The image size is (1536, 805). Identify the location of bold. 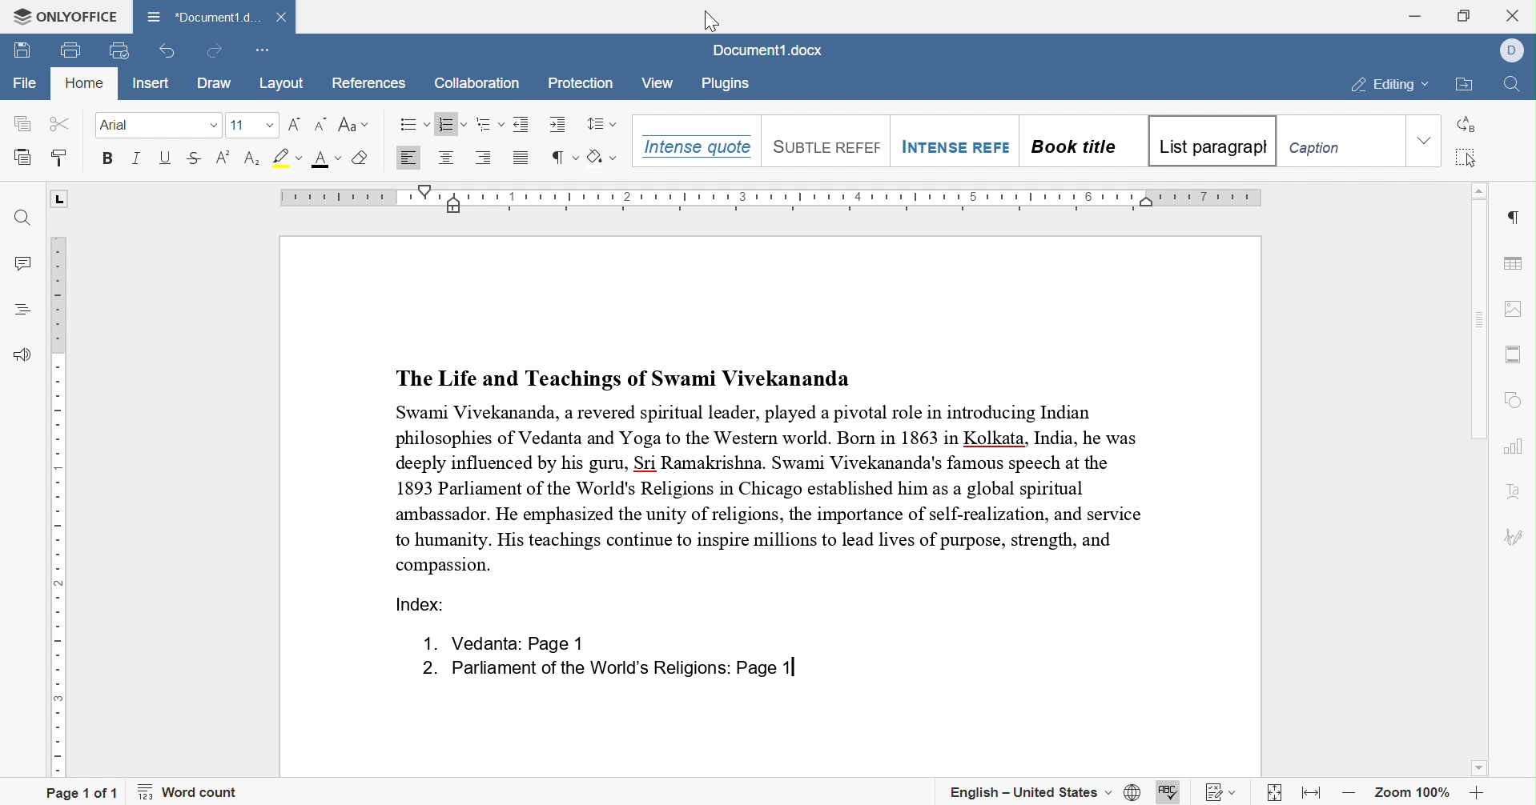
(106, 157).